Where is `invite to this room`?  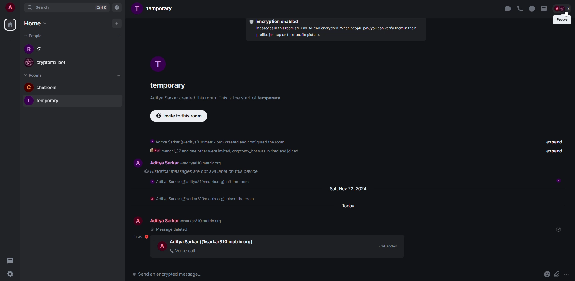
invite to this room is located at coordinates (180, 116).